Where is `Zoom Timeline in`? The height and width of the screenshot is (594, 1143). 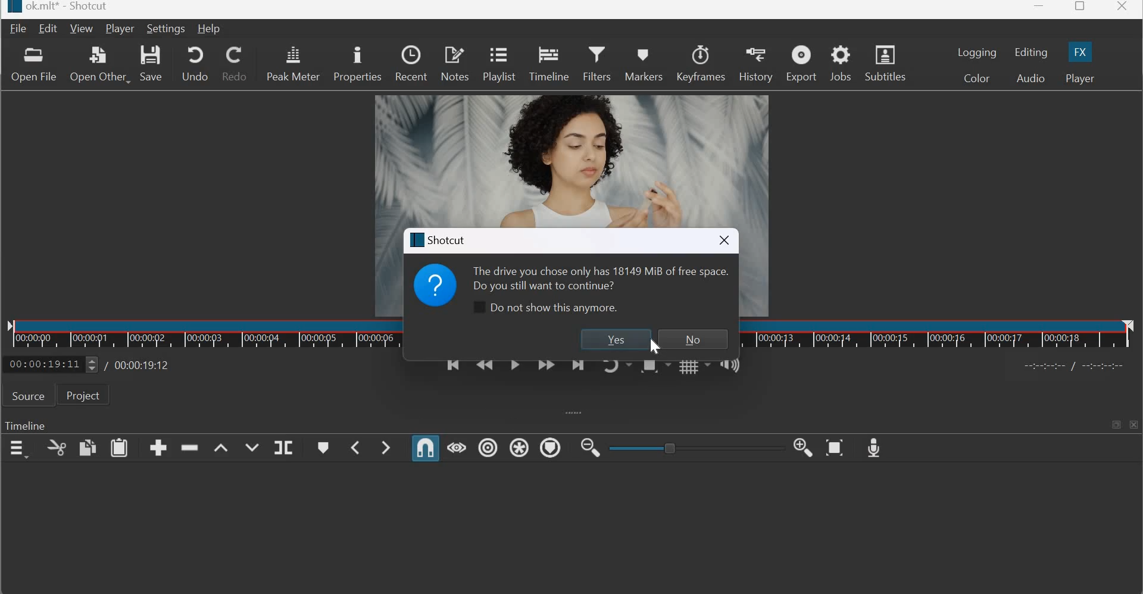 Zoom Timeline in is located at coordinates (804, 448).